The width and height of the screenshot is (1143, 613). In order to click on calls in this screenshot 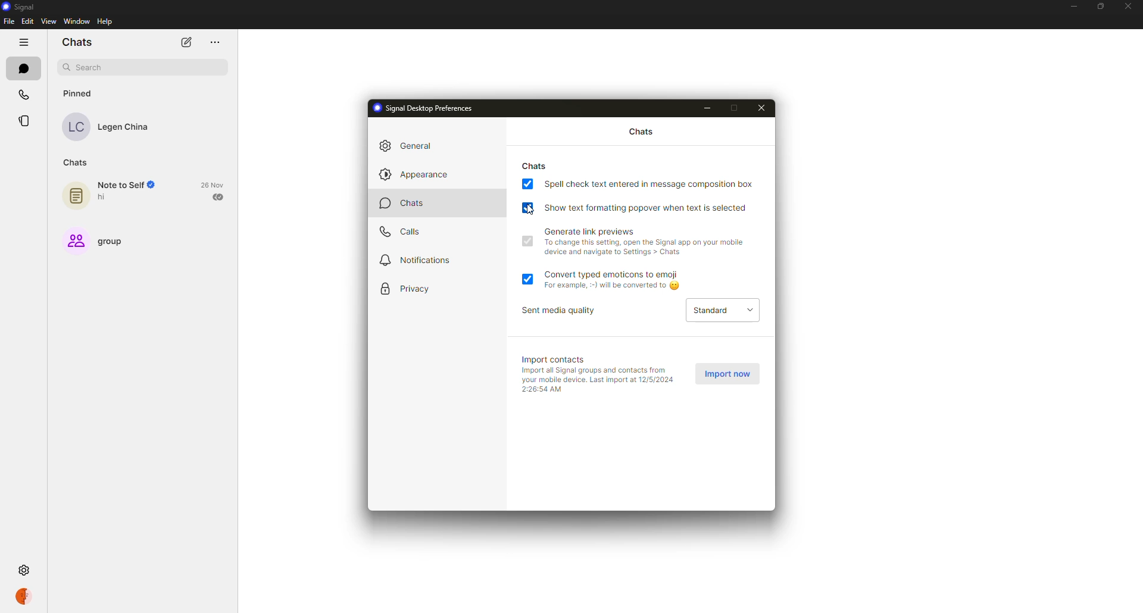, I will do `click(401, 234)`.